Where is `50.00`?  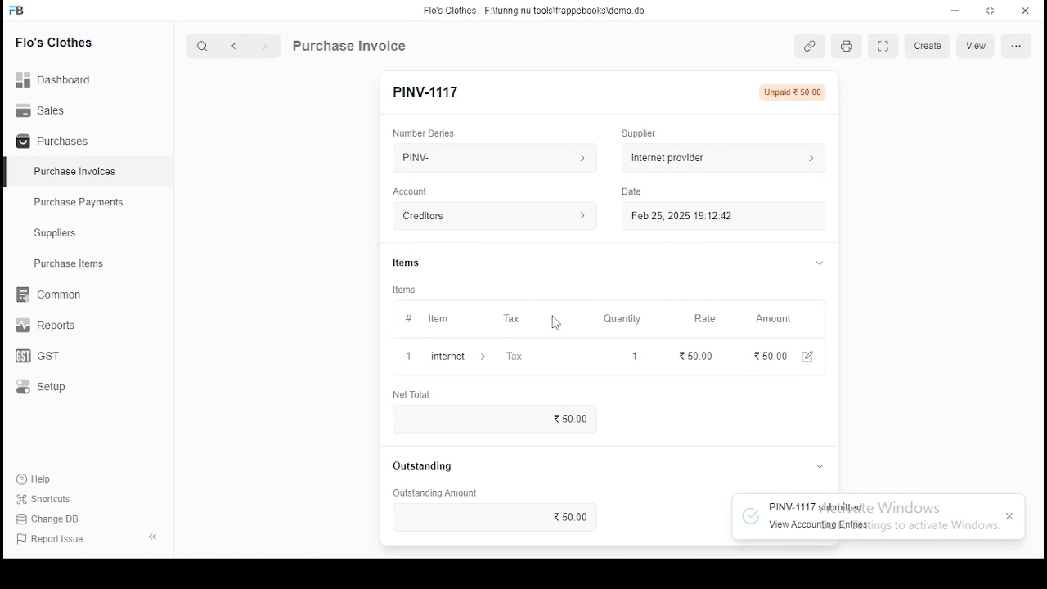
50.00 is located at coordinates (695, 355).